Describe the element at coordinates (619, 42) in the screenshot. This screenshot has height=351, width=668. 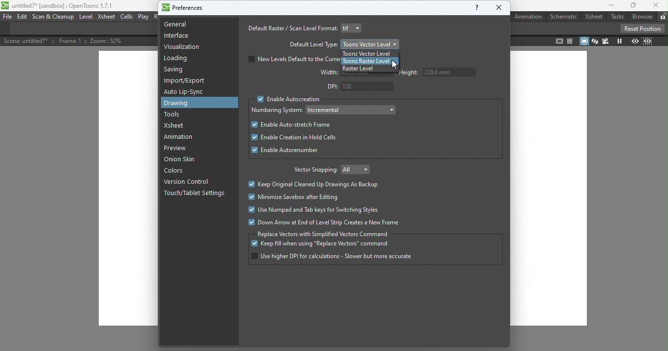
I see `Freeze` at that location.